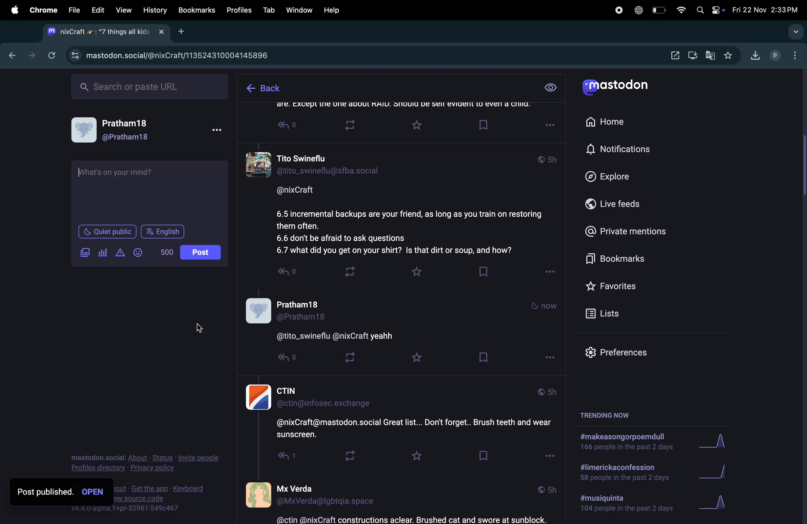 The image size is (807, 524). What do you see at coordinates (675, 56) in the screenshot?
I see `open window` at bounding box center [675, 56].